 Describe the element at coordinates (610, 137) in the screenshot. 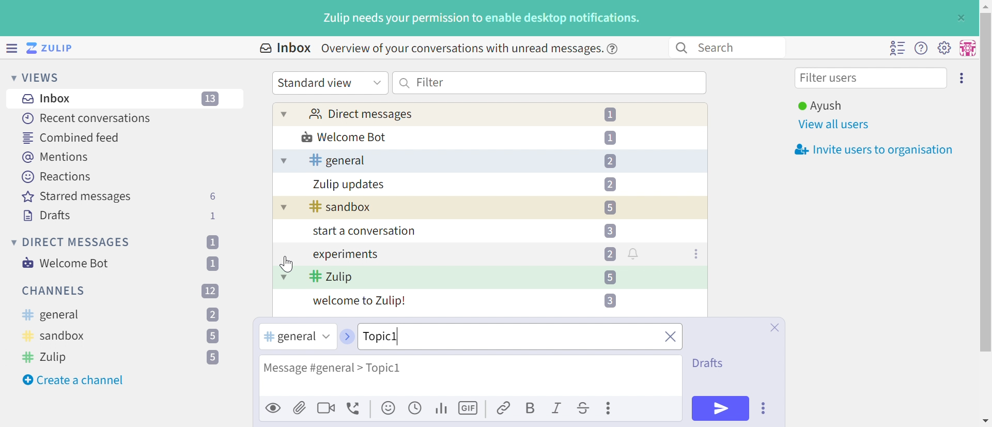

I see `1` at that location.